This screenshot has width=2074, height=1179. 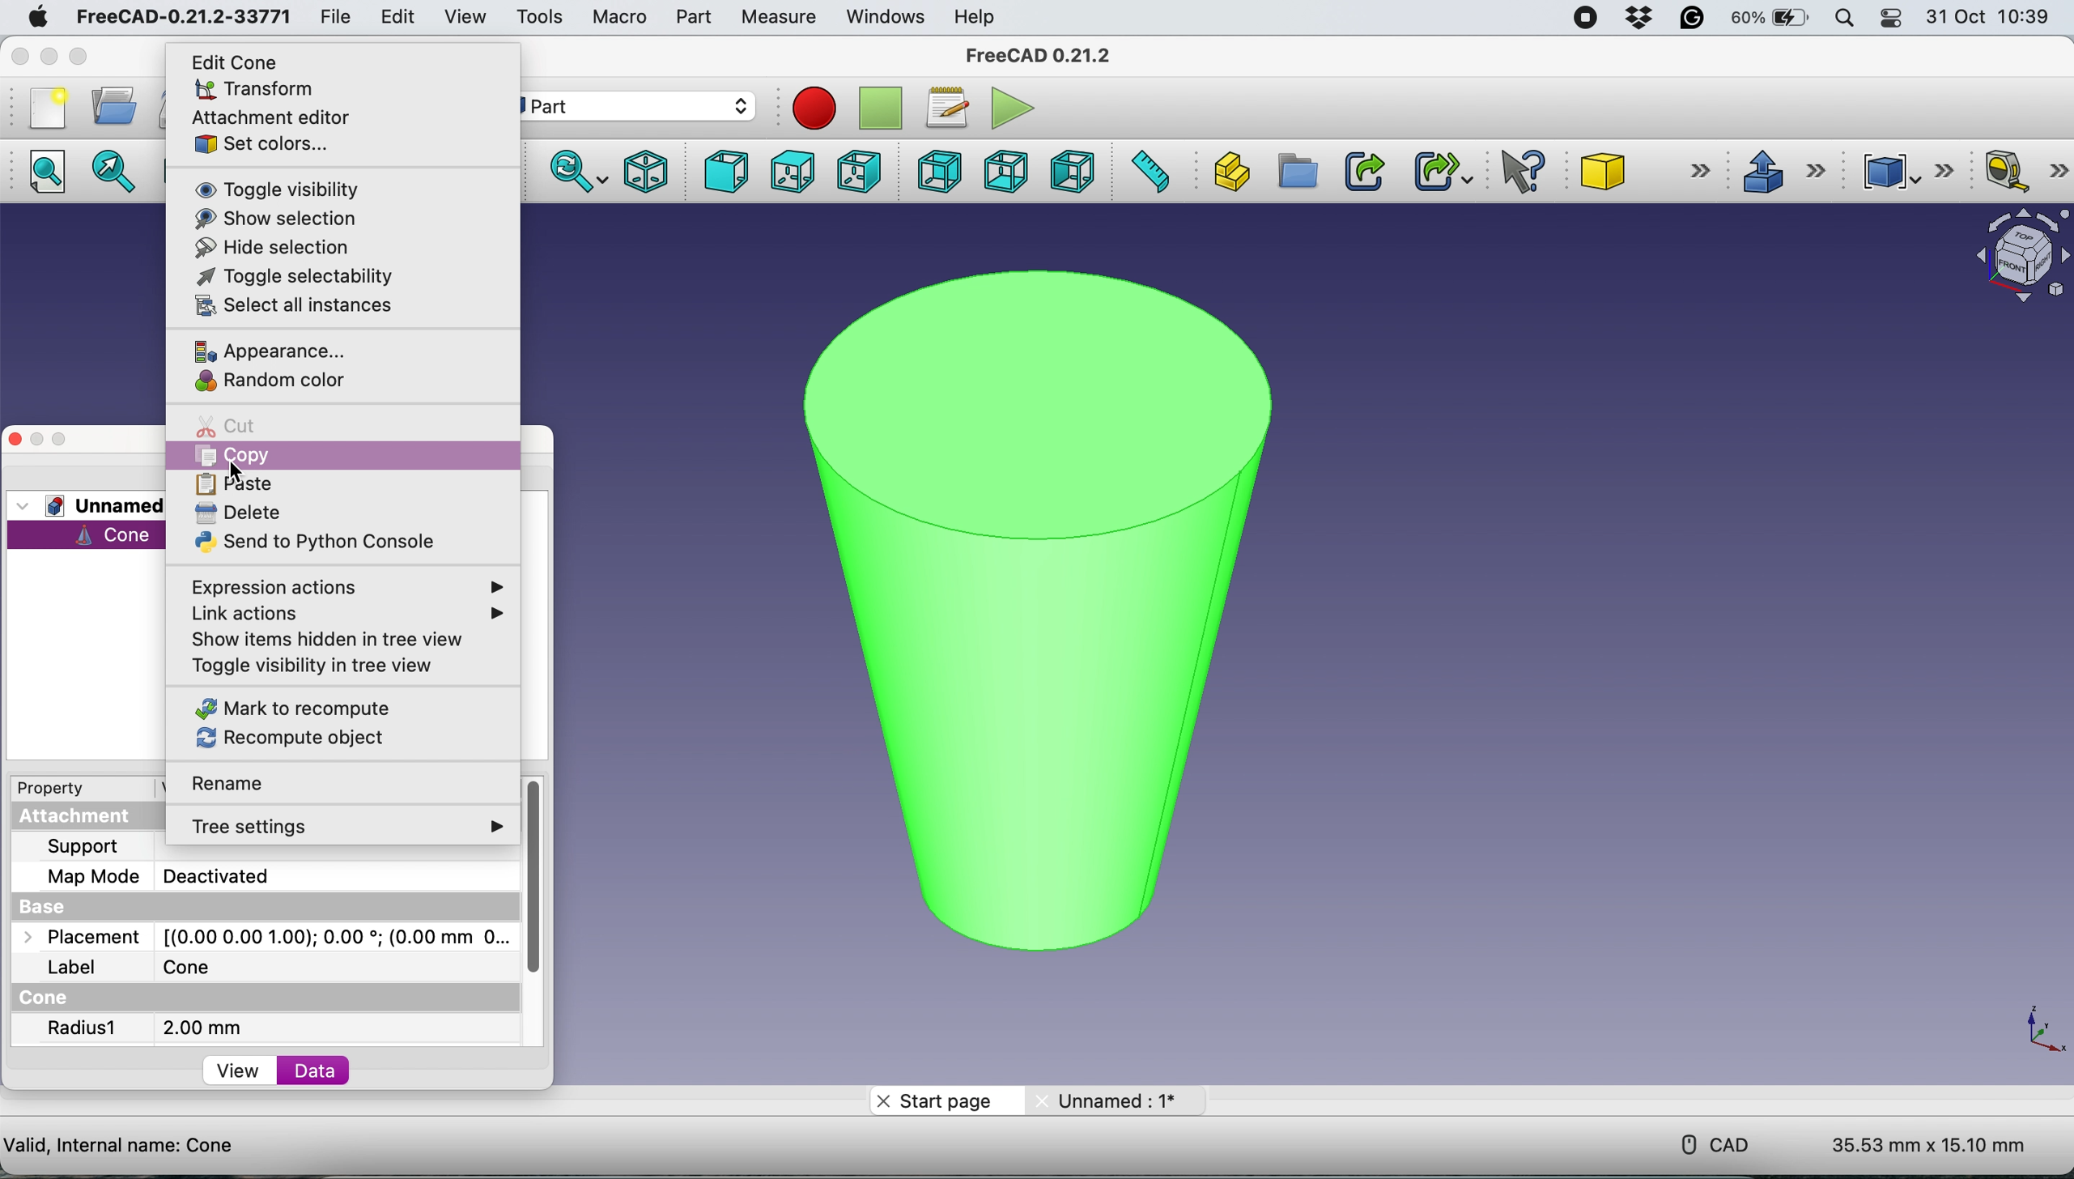 I want to click on left, so click(x=1075, y=172).